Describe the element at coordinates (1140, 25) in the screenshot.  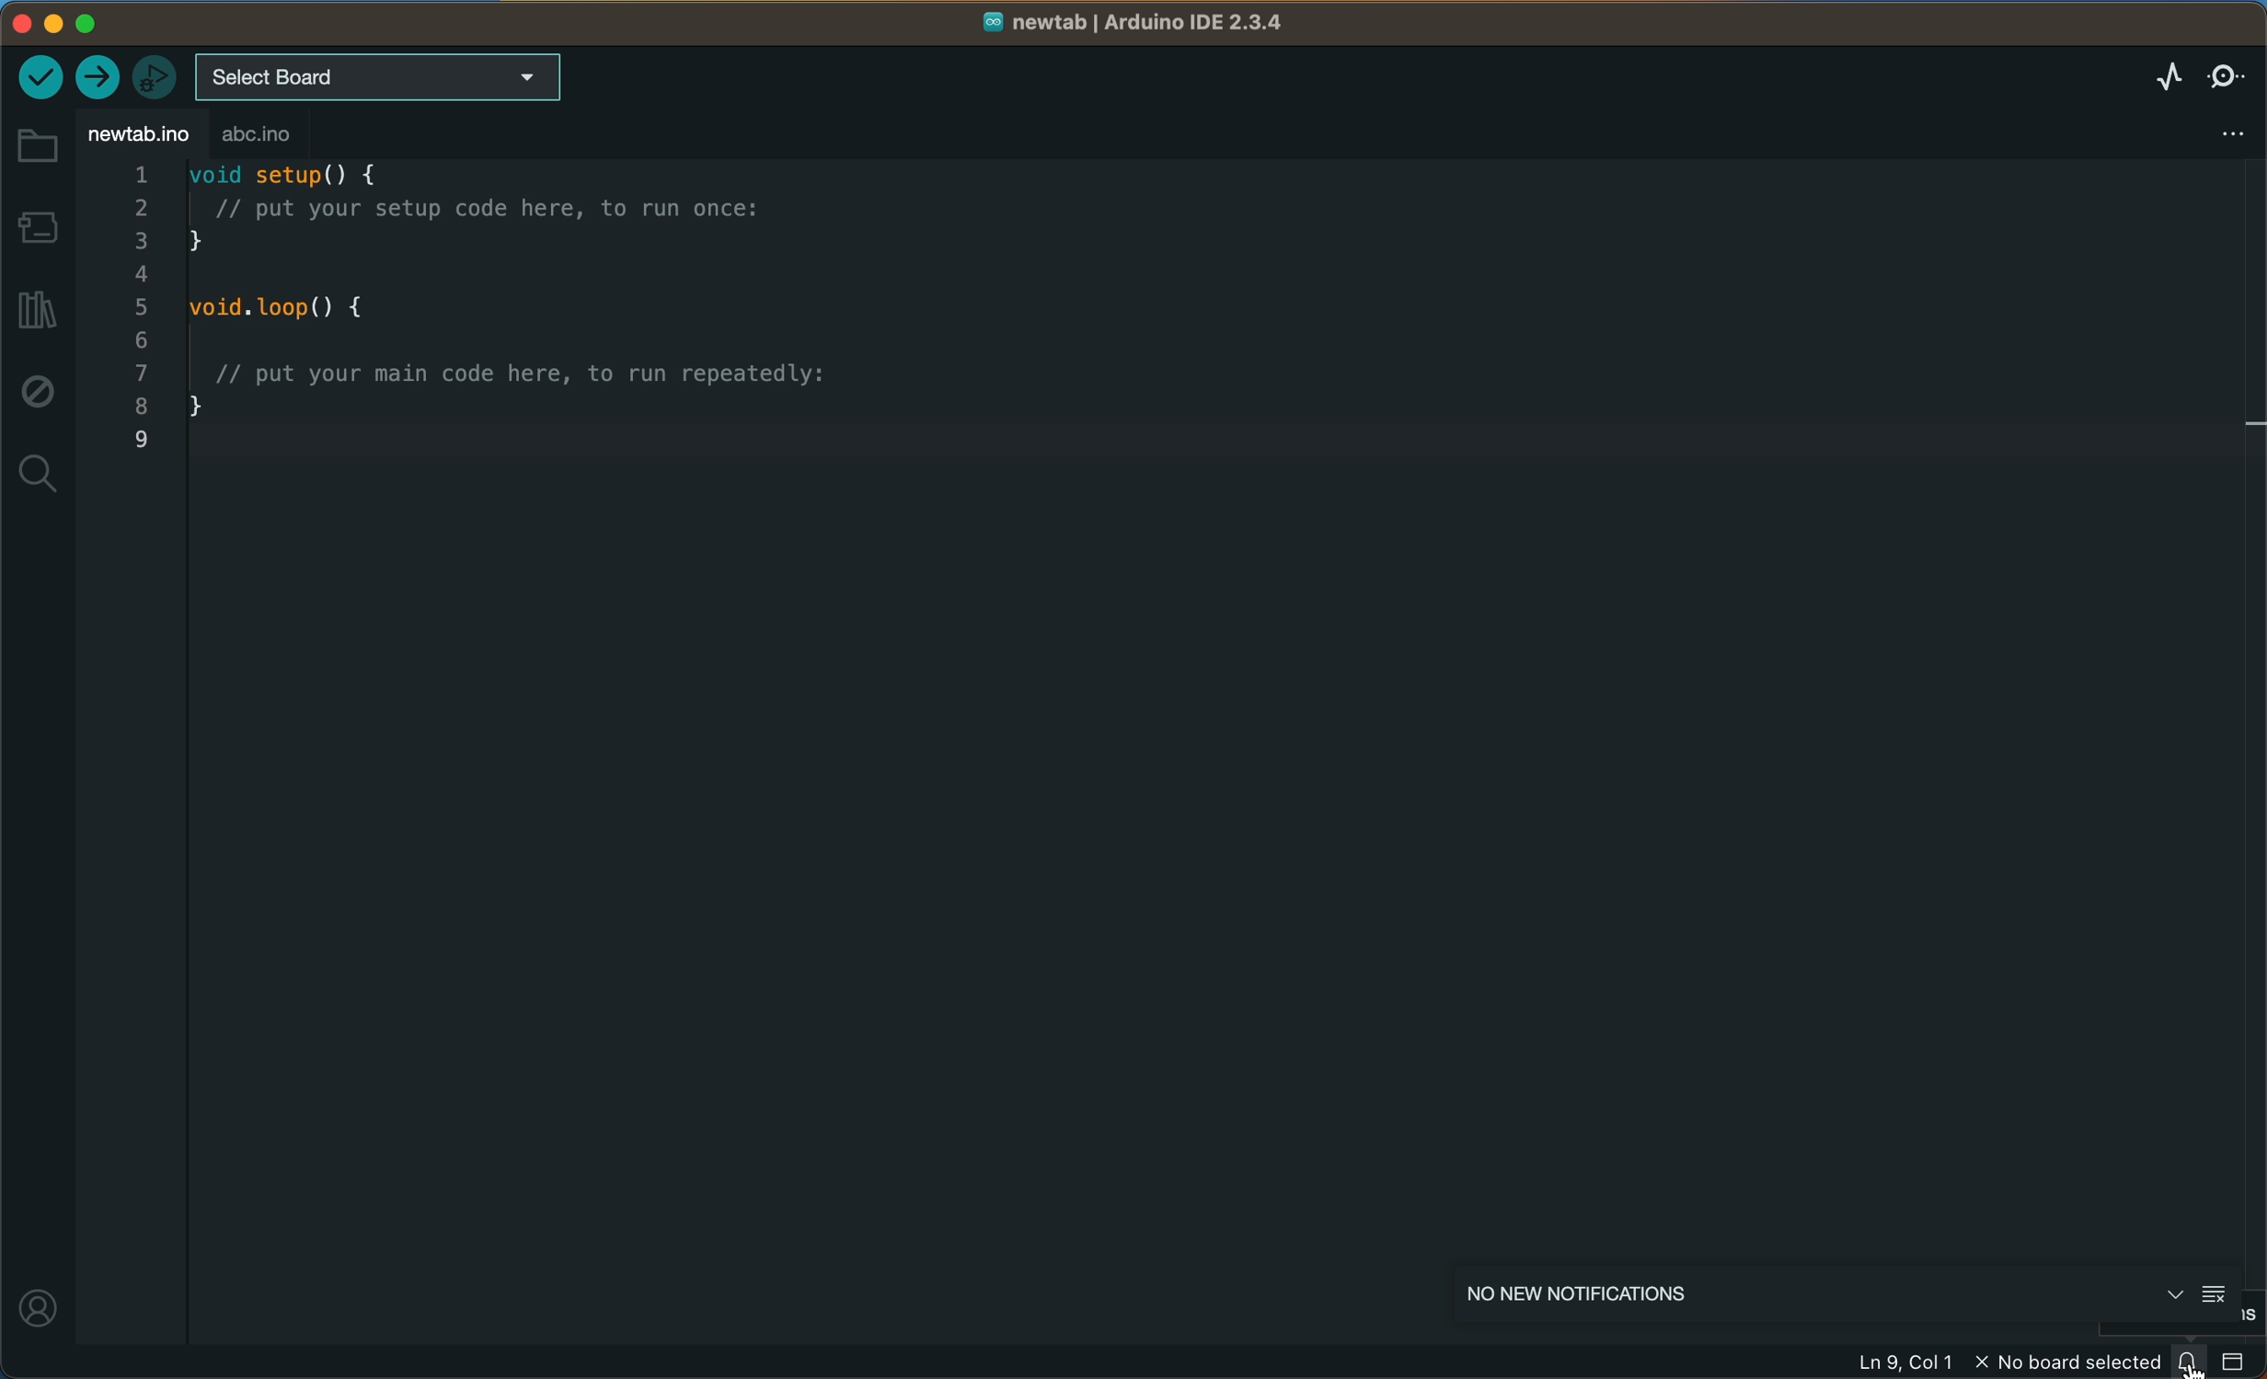
I see `file name` at that location.